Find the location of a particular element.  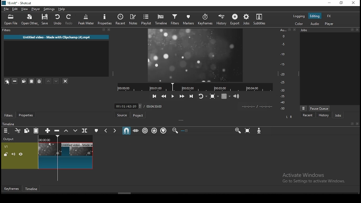

logging is located at coordinates (298, 17).